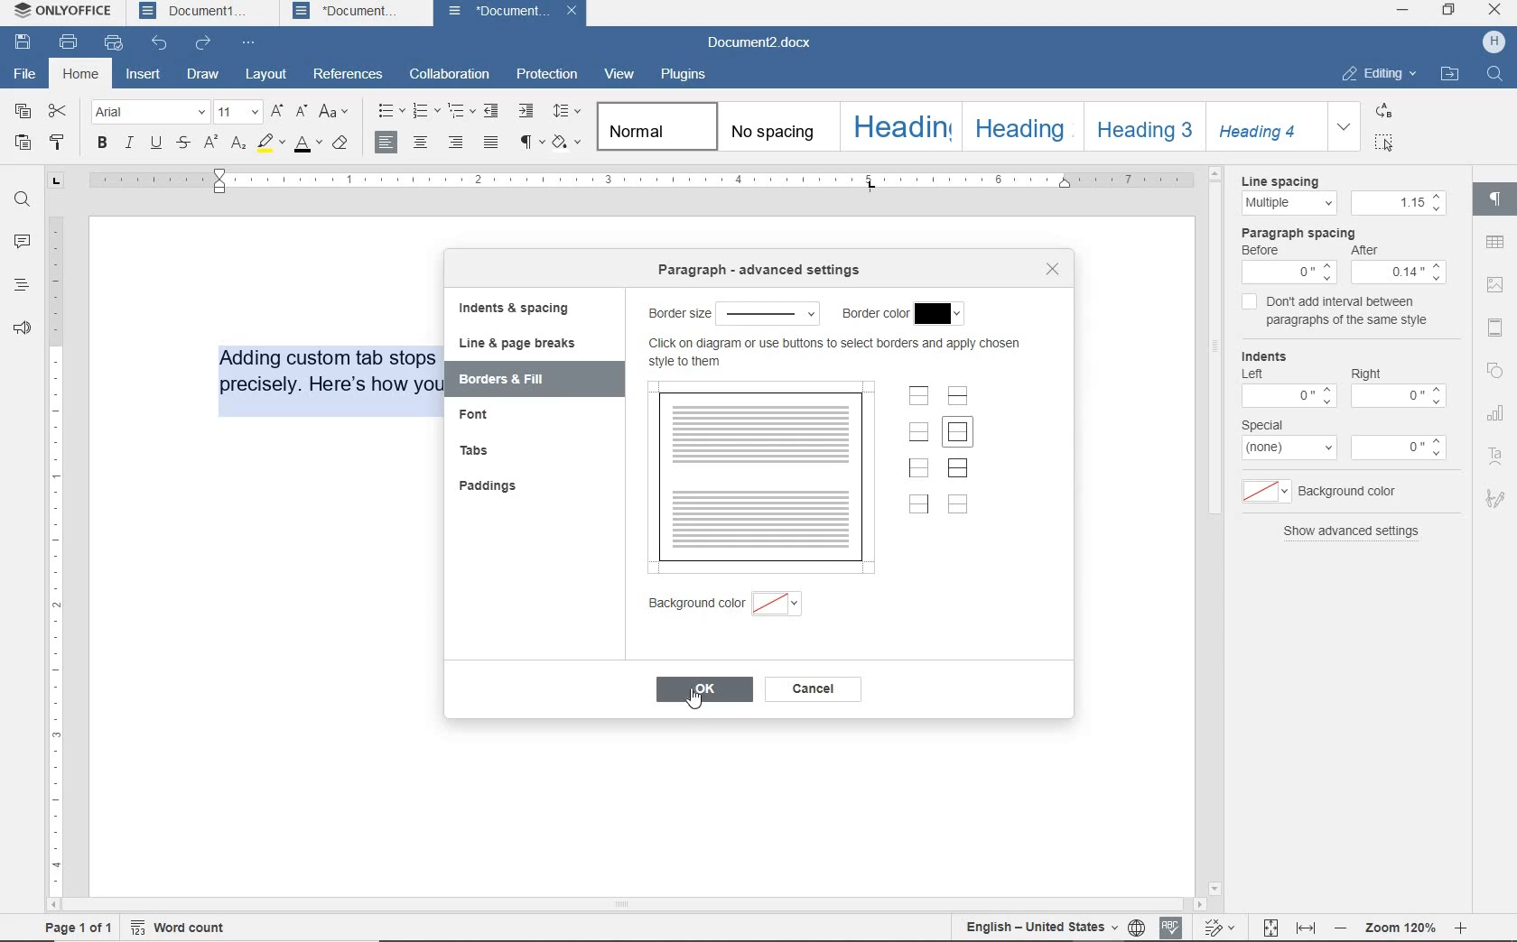 Image resolution: width=1517 pixels, height=942 pixels. I want to click on tabs, so click(474, 450).